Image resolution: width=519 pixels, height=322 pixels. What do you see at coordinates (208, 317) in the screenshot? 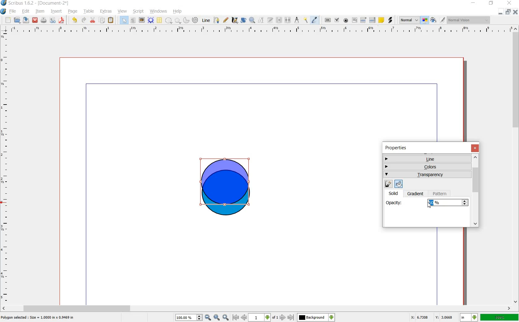
I see `zoom out` at bounding box center [208, 317].